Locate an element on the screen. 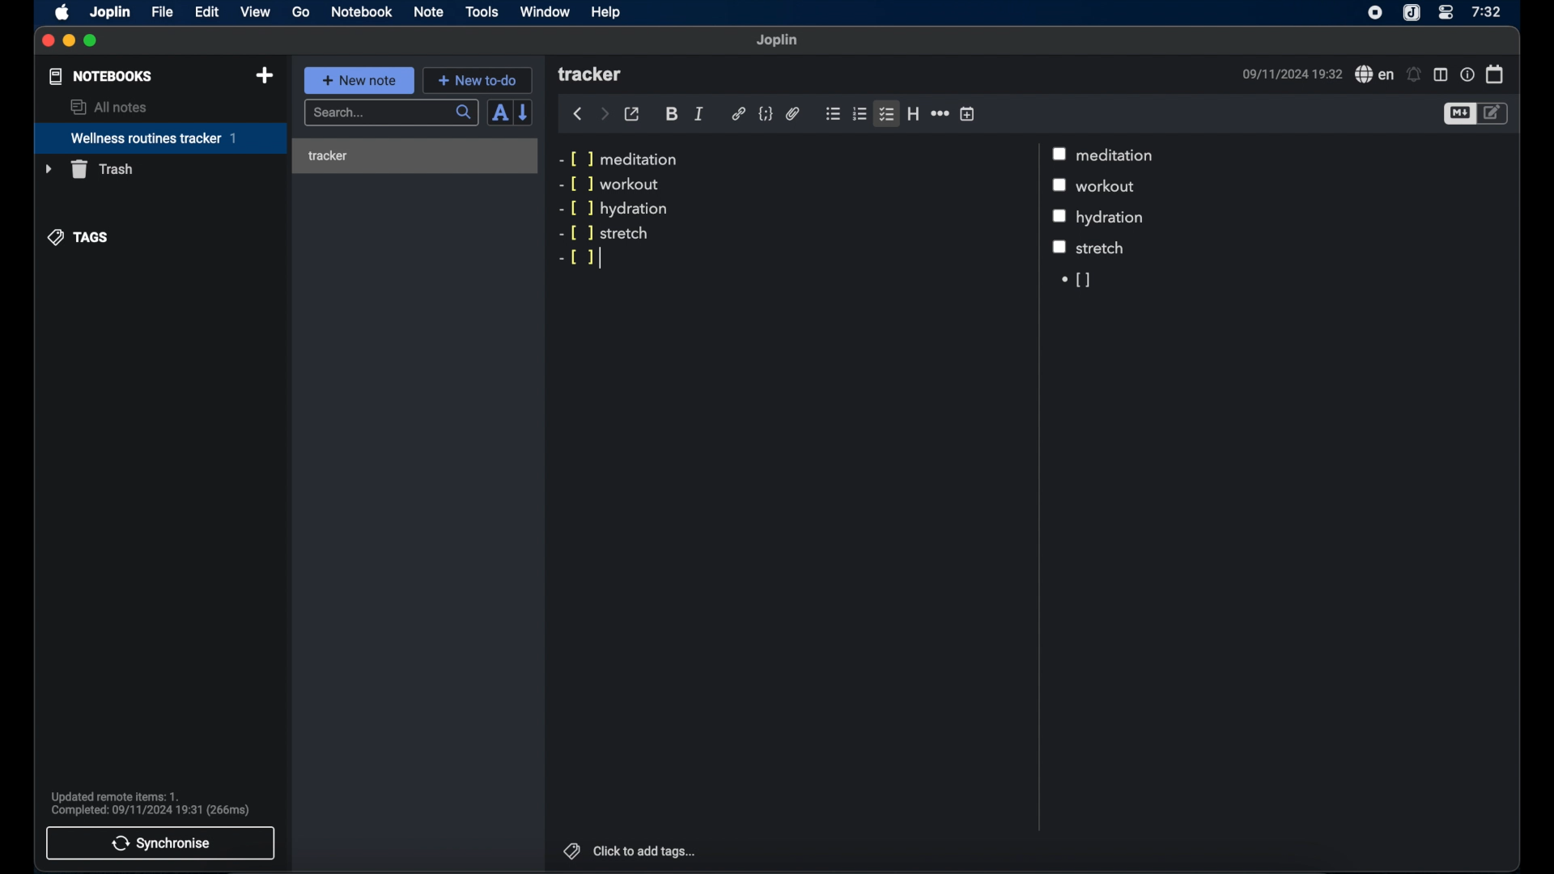 This screenshot has height=874, width=1554. stretch is located at coordinates (1102, 247).